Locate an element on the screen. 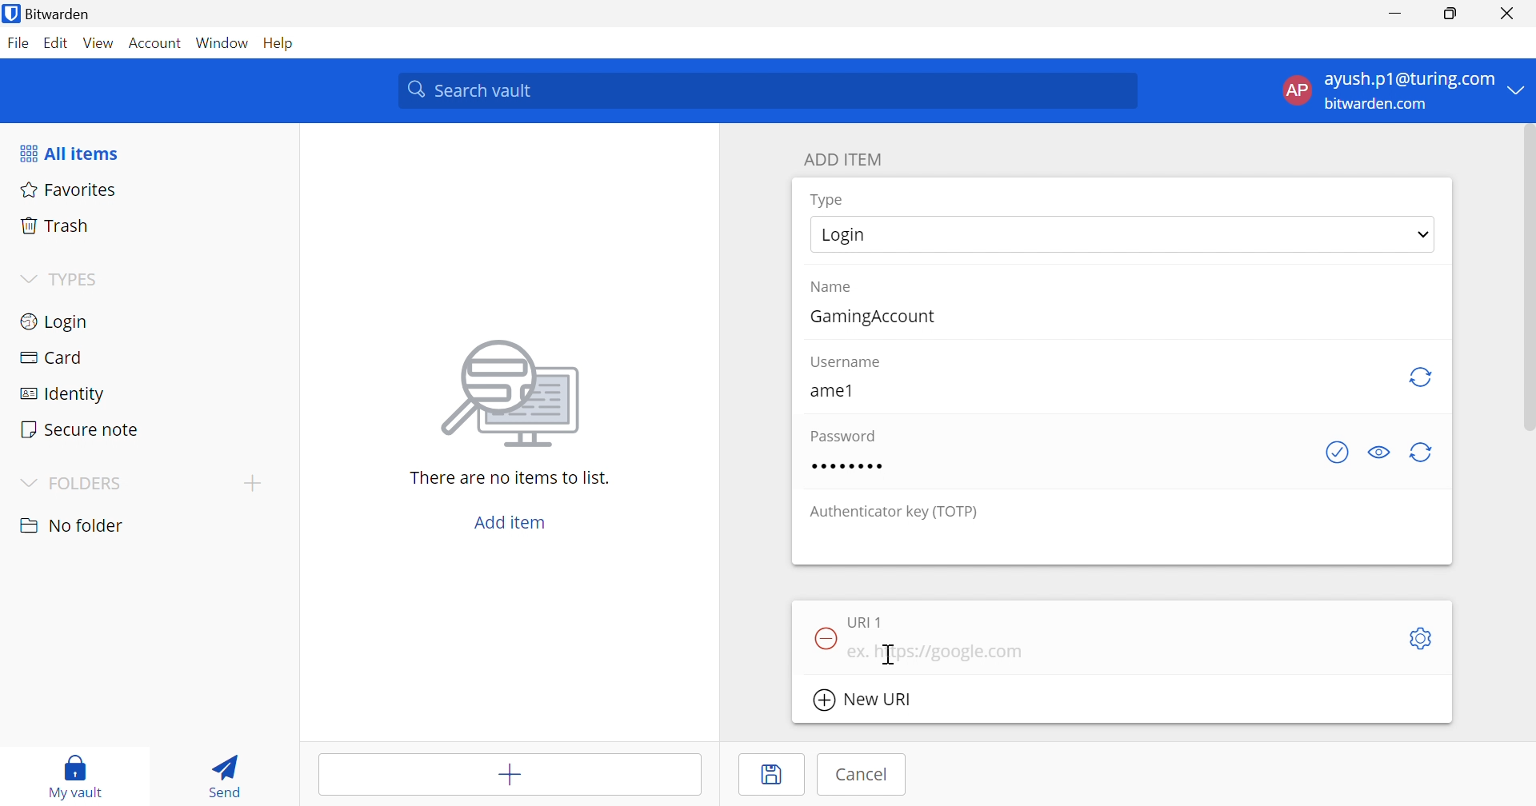  Login is located at coordinates (56, 322).